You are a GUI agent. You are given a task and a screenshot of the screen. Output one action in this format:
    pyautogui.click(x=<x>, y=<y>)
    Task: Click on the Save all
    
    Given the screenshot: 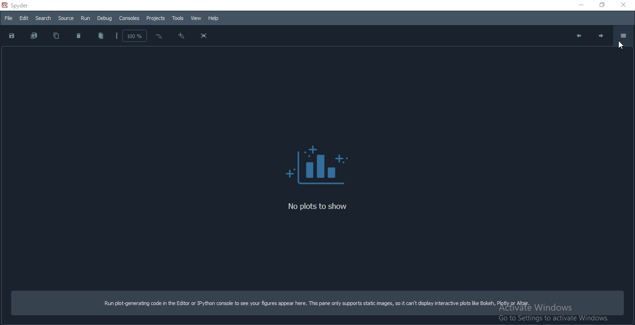 What is the action you would take?
    pyautogui.click(x=34, y=36)
    